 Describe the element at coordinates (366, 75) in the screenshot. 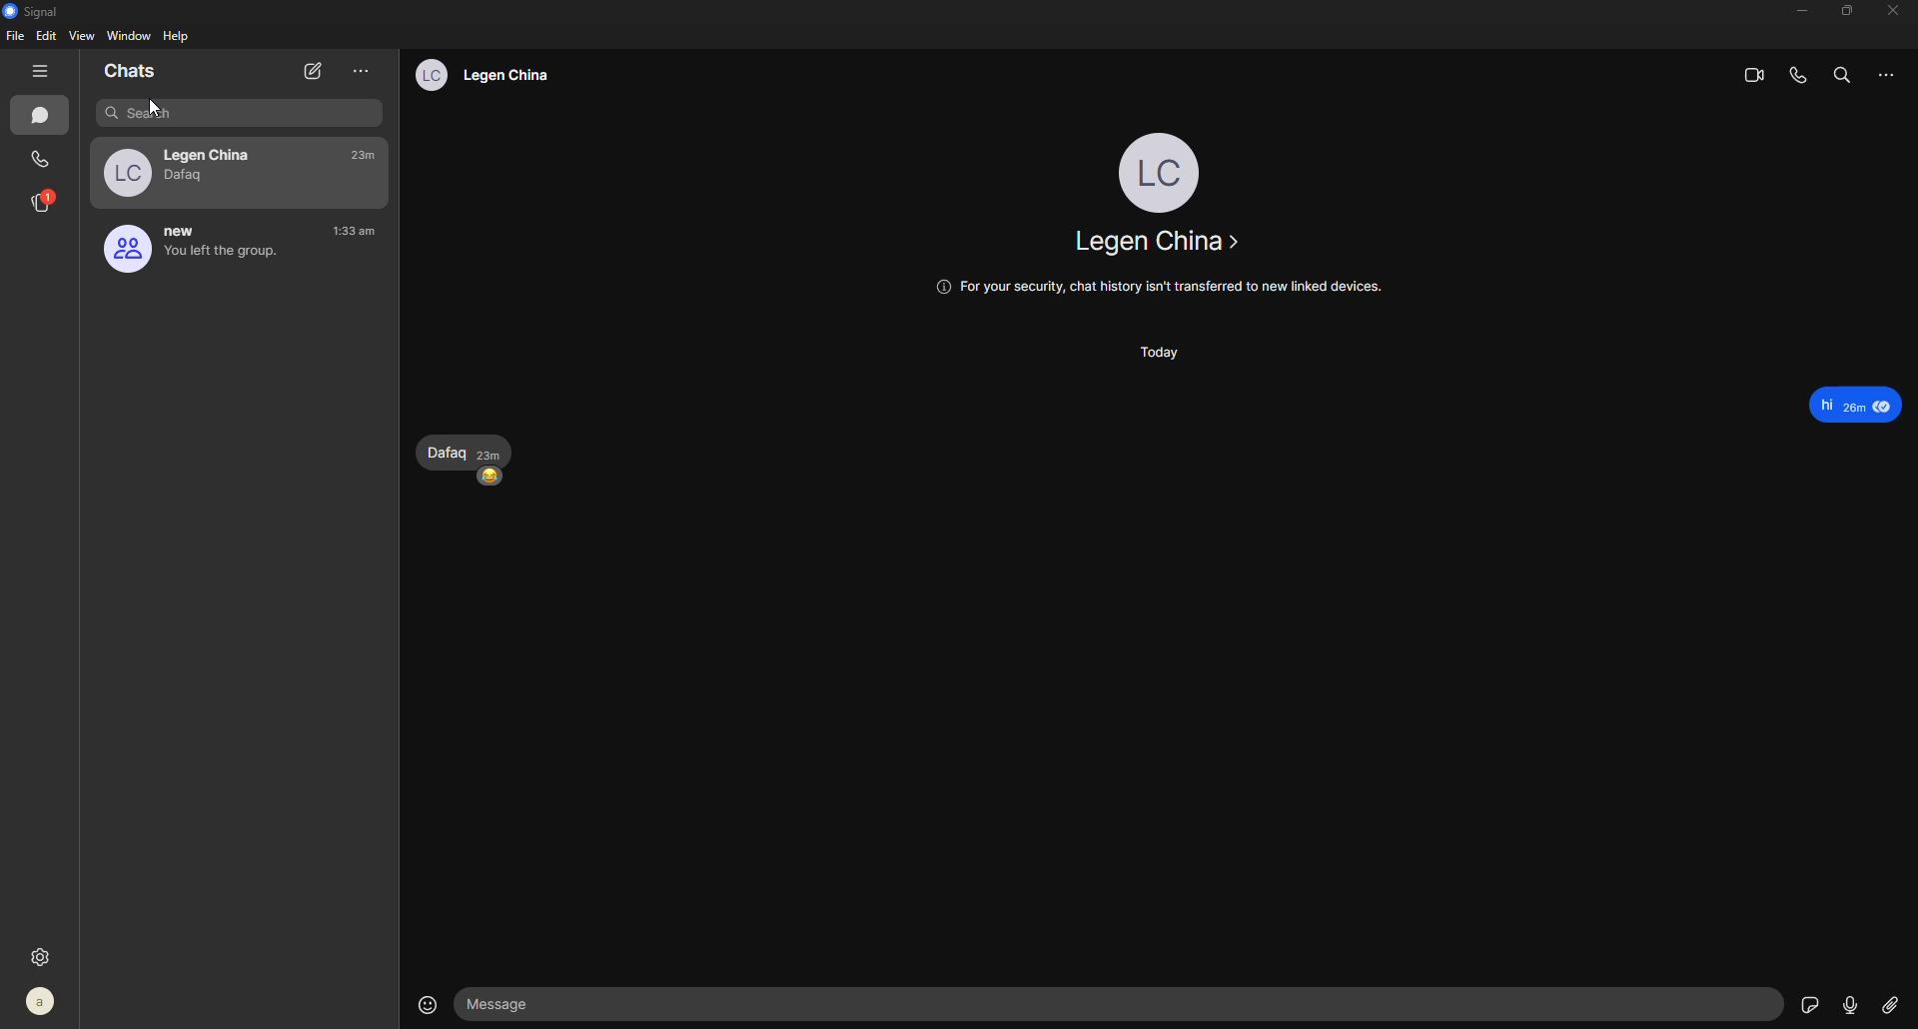

I see `more` at that location.